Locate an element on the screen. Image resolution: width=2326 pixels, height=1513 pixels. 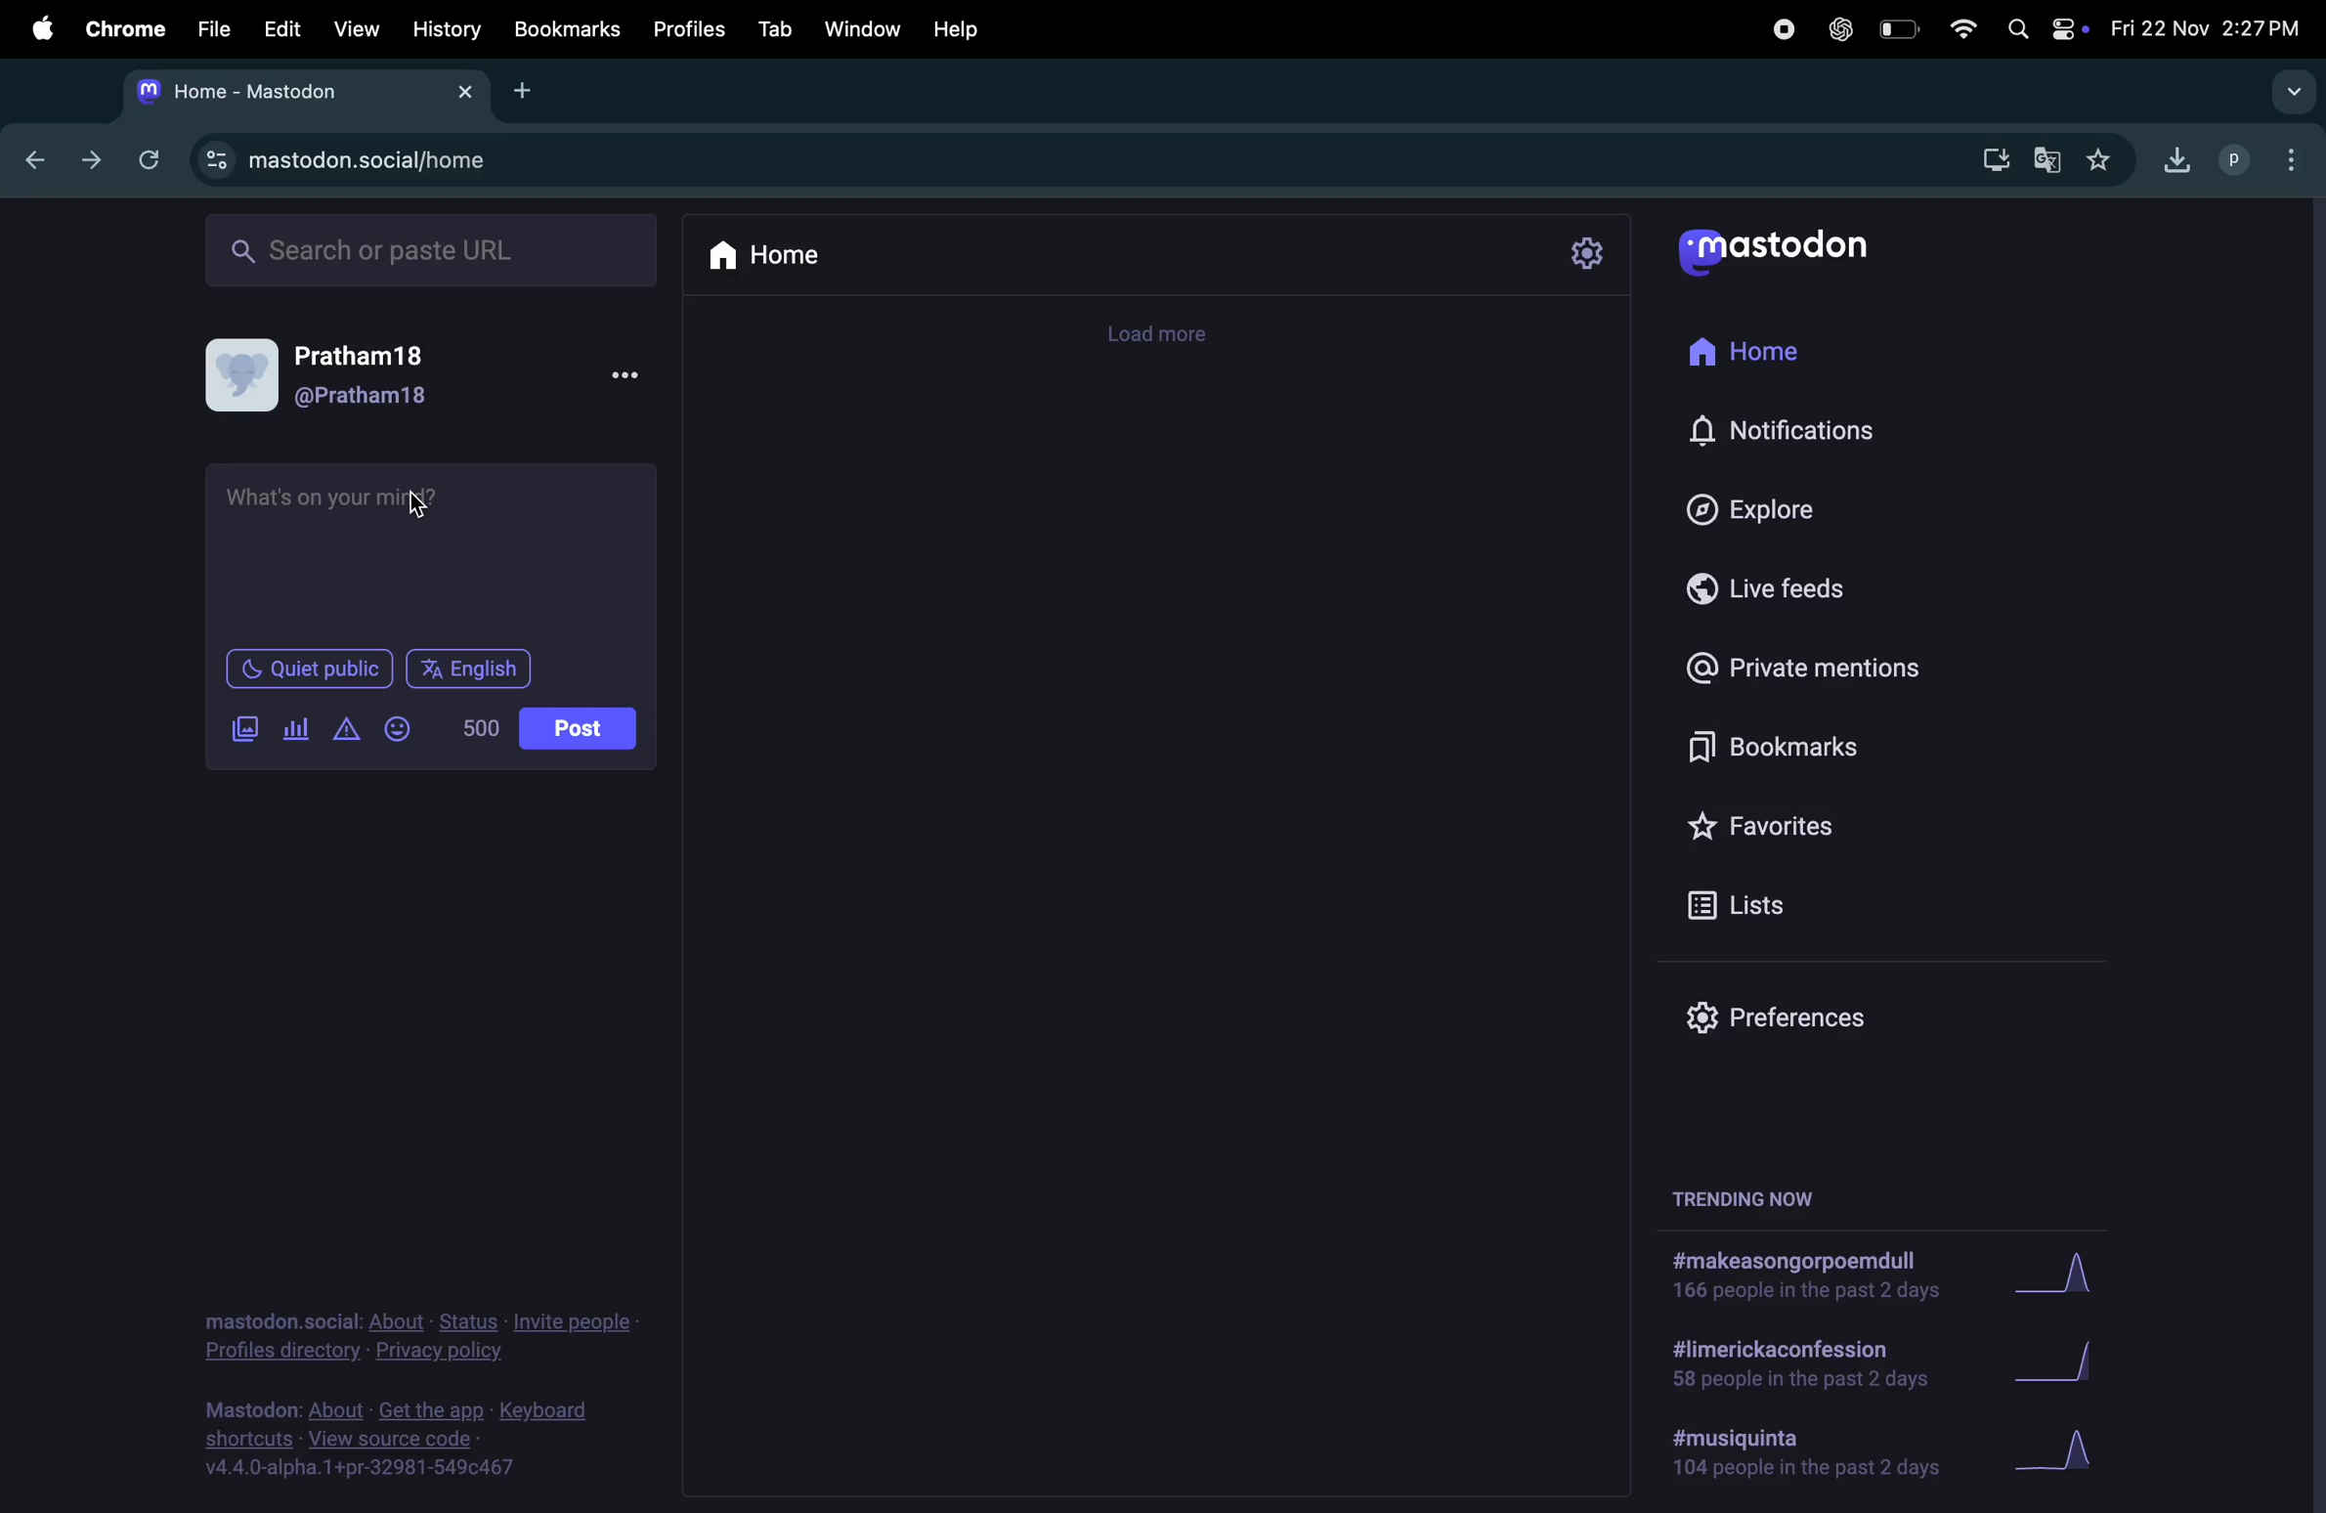
quiet public is located at coordinates (310, 670).